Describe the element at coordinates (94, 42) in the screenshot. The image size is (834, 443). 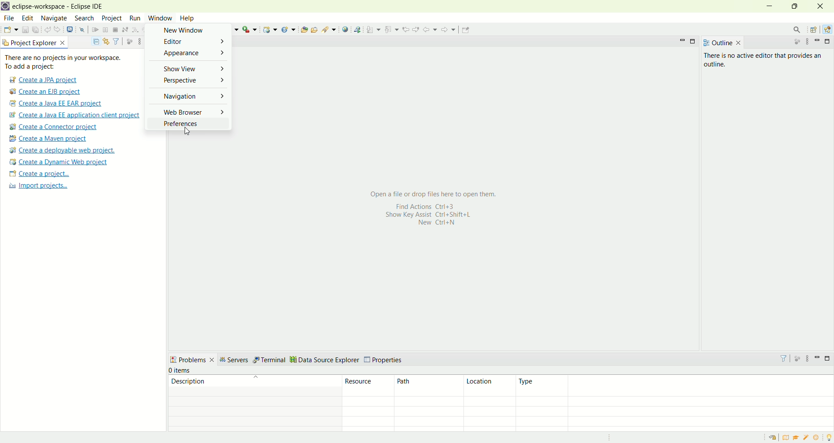
I see `collapse all` at that location.